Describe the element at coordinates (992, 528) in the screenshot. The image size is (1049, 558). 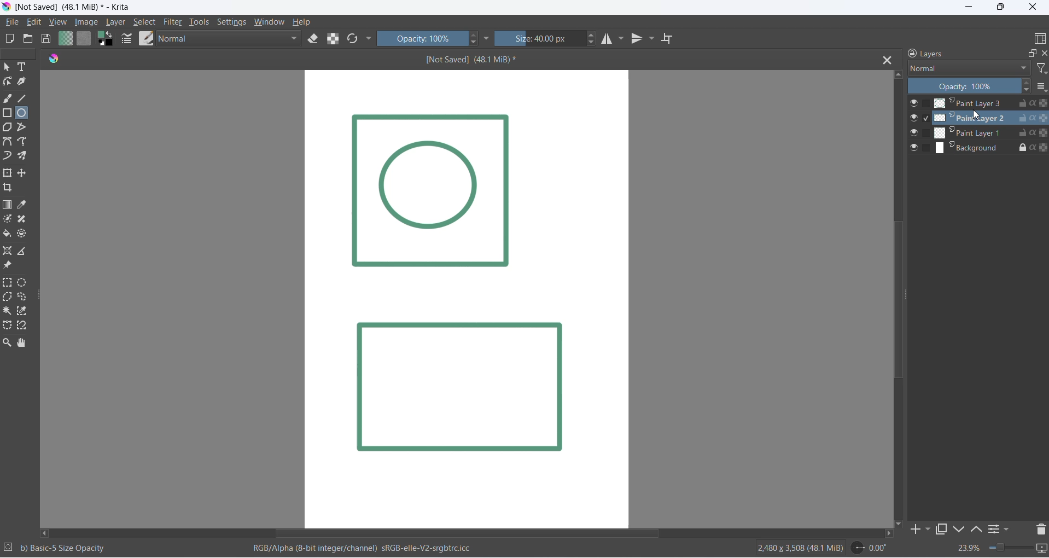
I see `options` at that location.